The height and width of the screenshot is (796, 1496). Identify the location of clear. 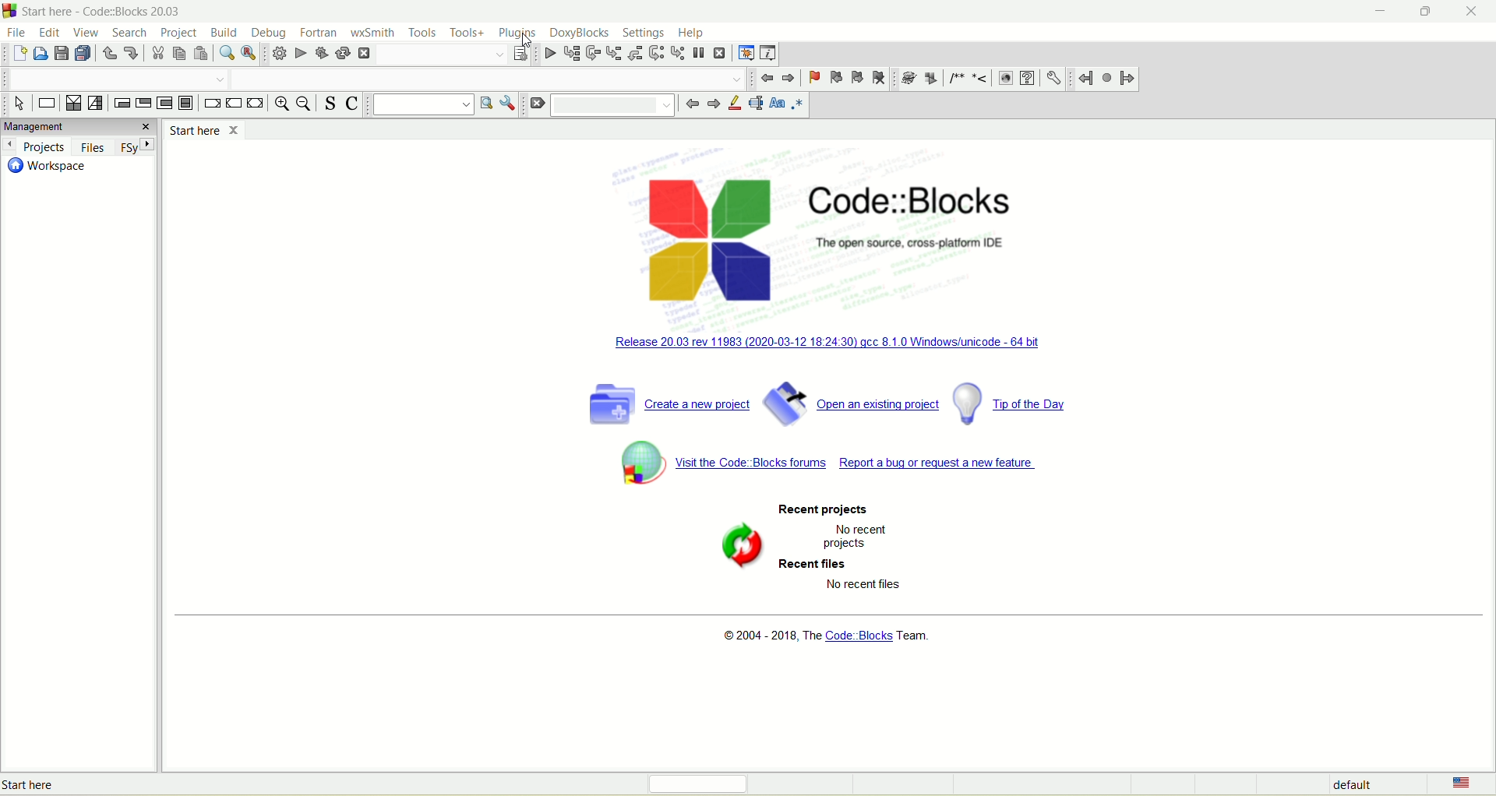
(535, 106).